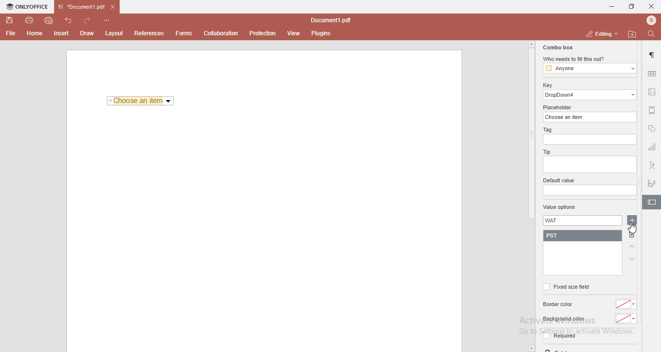 This screenshot has height=352, width=661. I want to click on image, so click(653, 93).